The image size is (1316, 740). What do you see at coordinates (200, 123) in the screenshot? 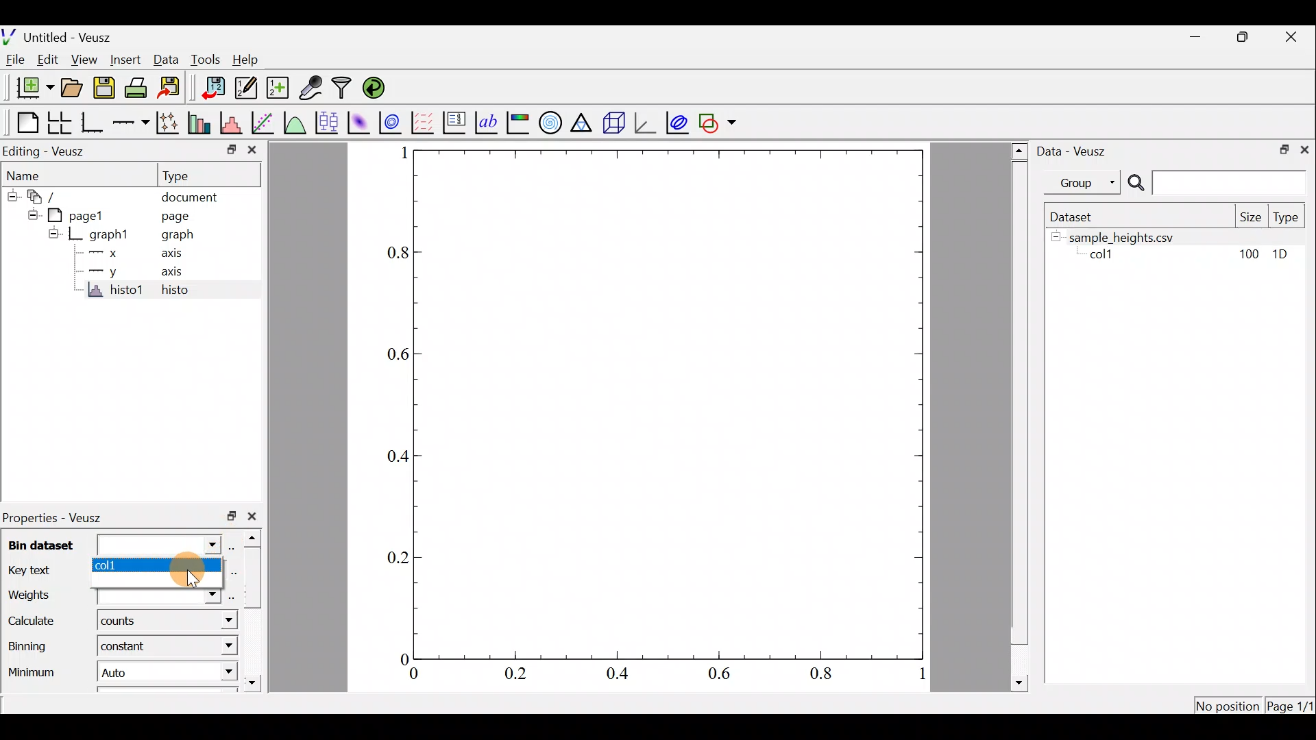
I see `plot bar charts` at bounding box center [200, 123].